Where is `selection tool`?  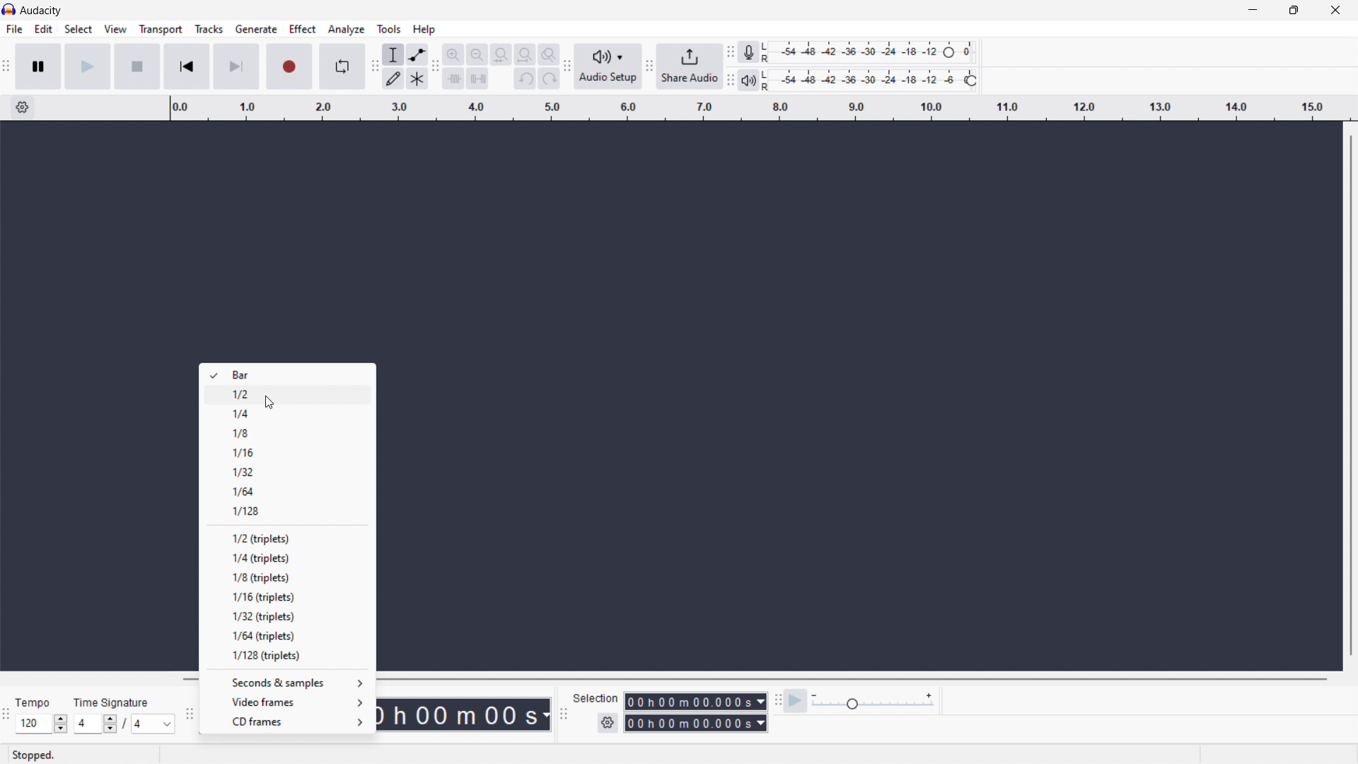
selection tool is located at coordinates (392, 54).